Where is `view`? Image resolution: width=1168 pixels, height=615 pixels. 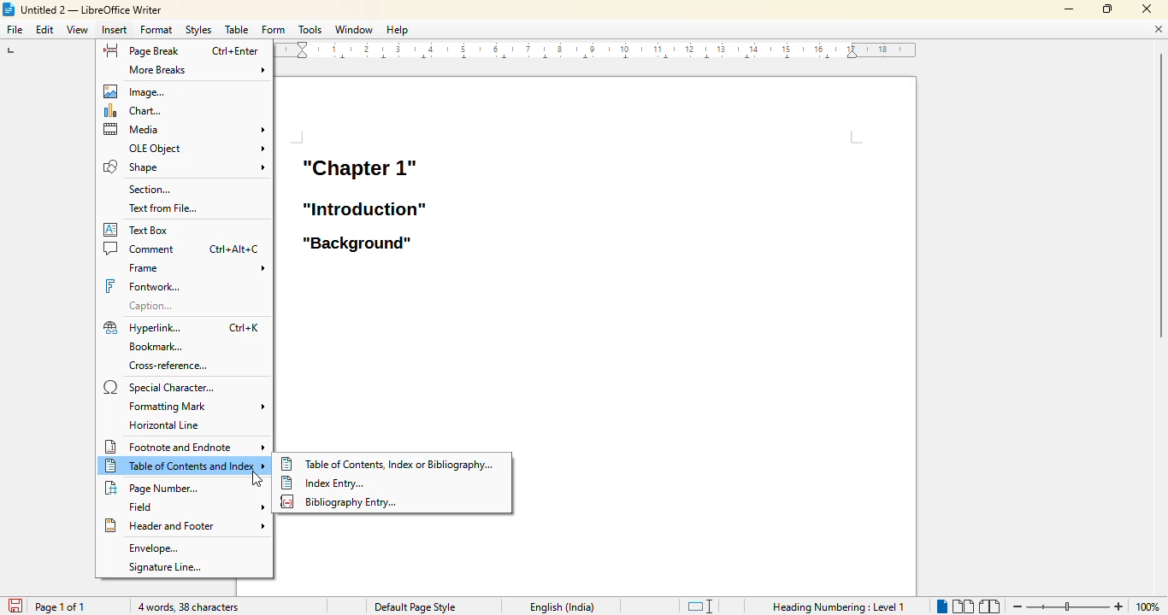
view is located at coordinates (77, 30).